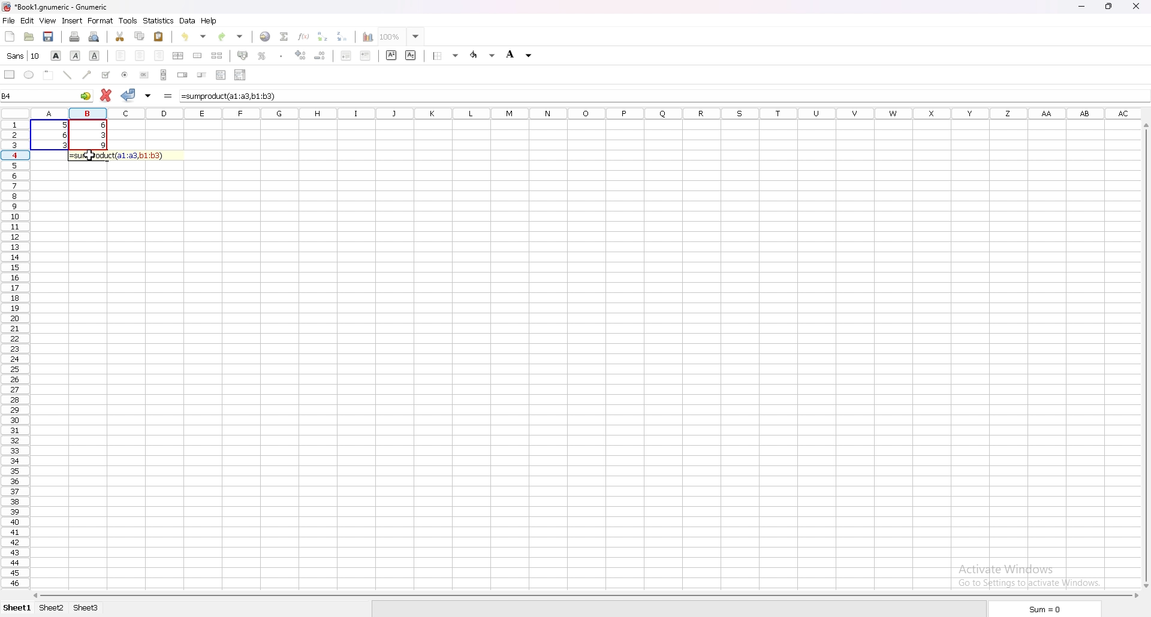 The width and height of the screenshot is (1151, 617). Describe the element at coordinates (1081, 7) in the screenshot. I see `minimize` at that location.